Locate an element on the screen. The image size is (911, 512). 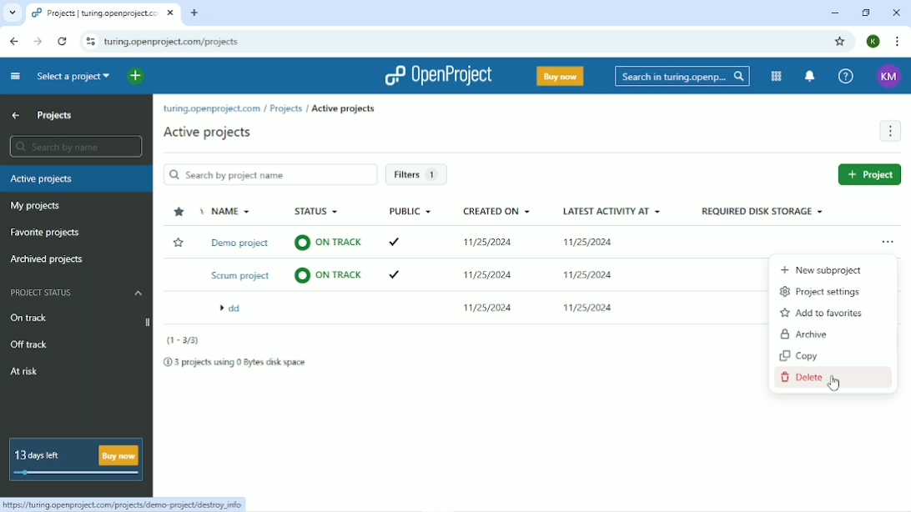
Up is located at coordinates (16, 116).